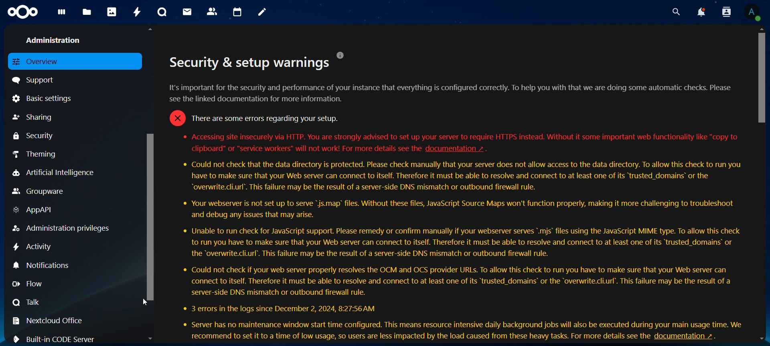 Image resolution: width=770 pixels, height=346 pixels. Describe the element at coordinates (53, 321) in the screenshot. I see `nextcloud office` at that location.